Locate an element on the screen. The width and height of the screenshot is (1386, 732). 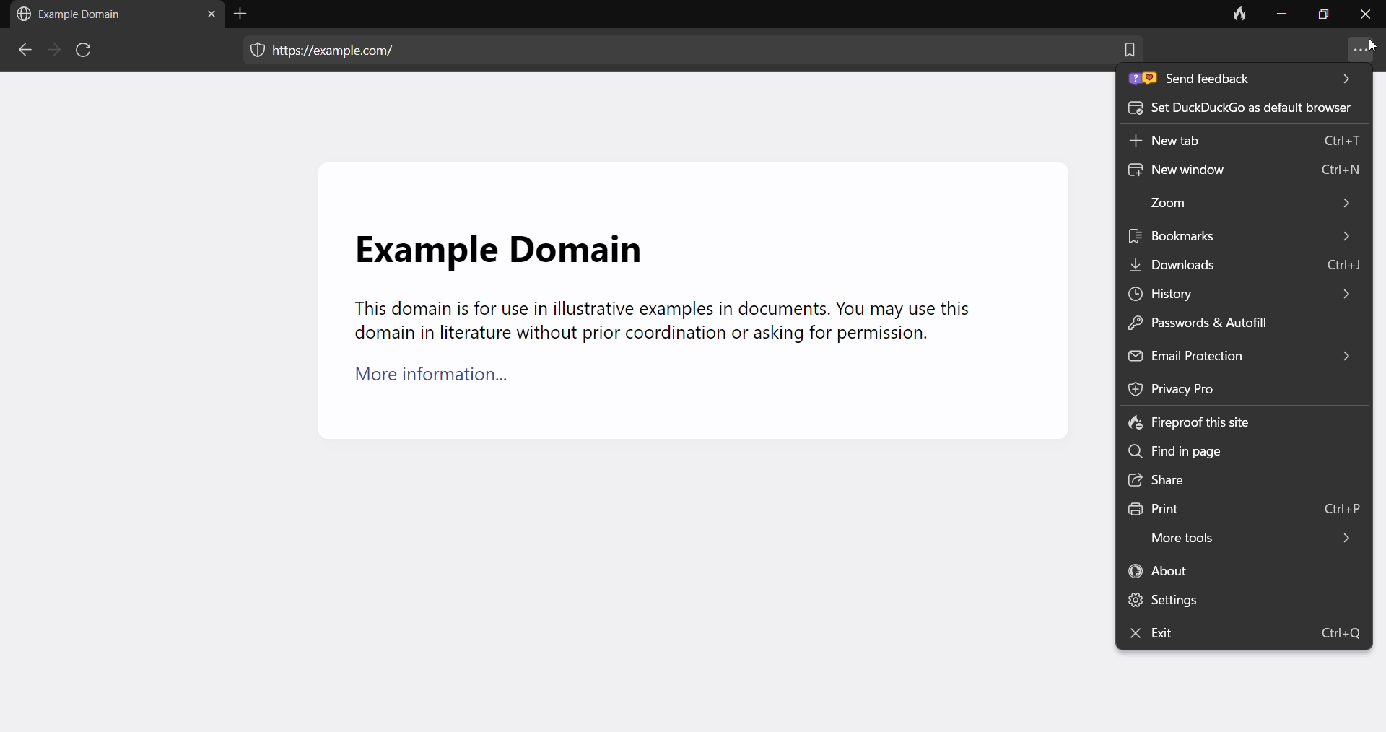
More information... is located at coordinates (441, 380).